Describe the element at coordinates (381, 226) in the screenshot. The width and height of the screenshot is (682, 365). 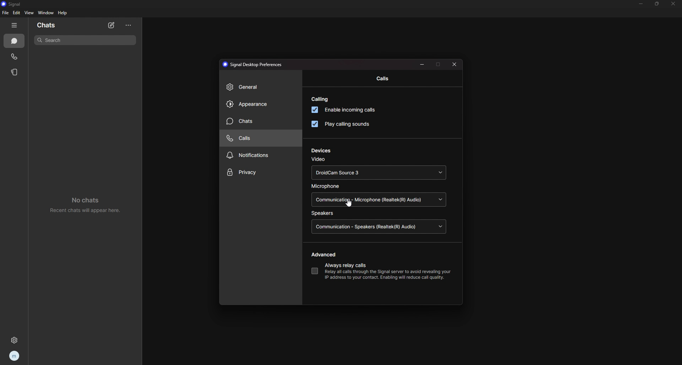
I see `speaker source` at that location.